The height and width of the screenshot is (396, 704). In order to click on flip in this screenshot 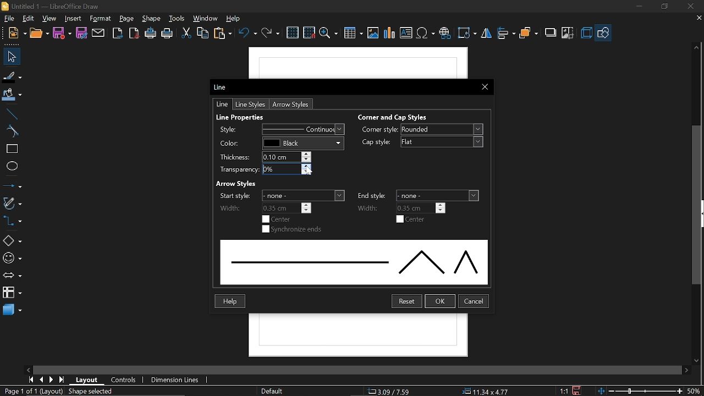, I will do `click(486, 34)`.